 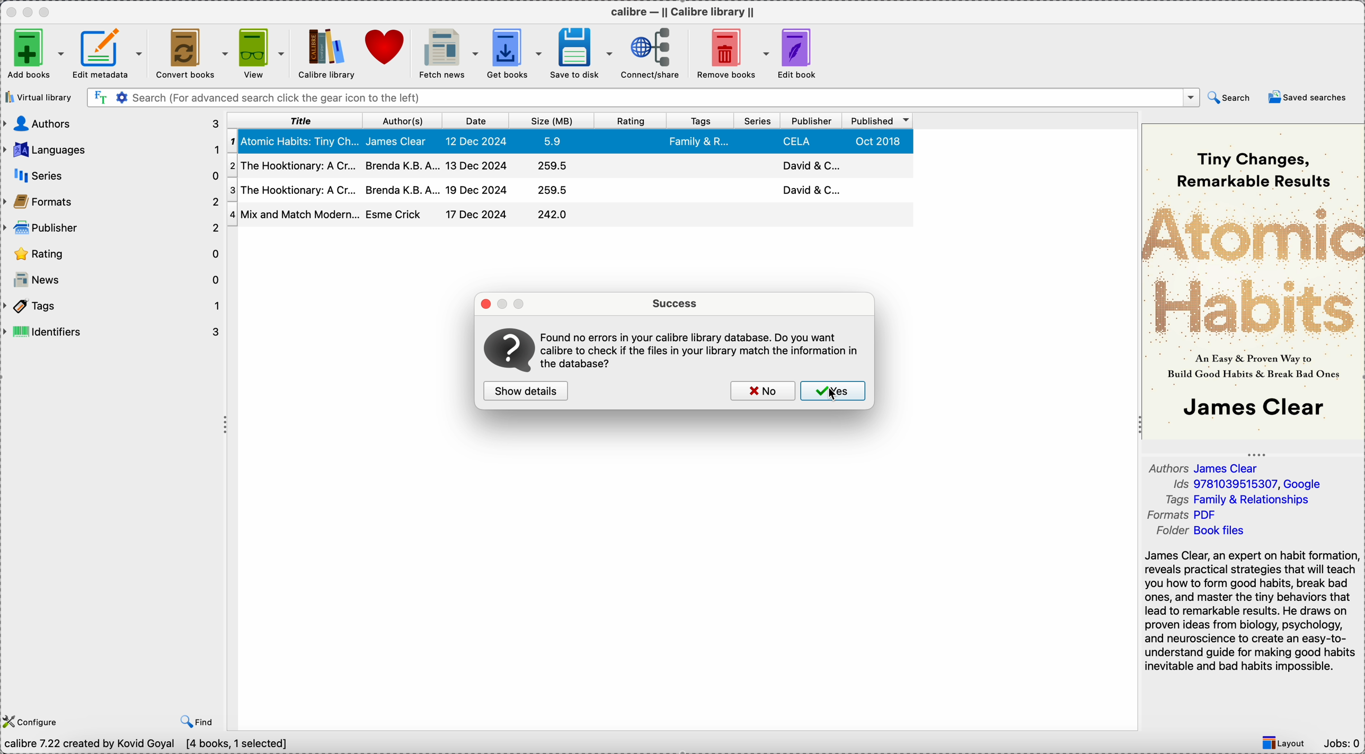 What do you see at coordinates (756, 122) in the screenshot?
I see `series` at bounding box center [756, 122].